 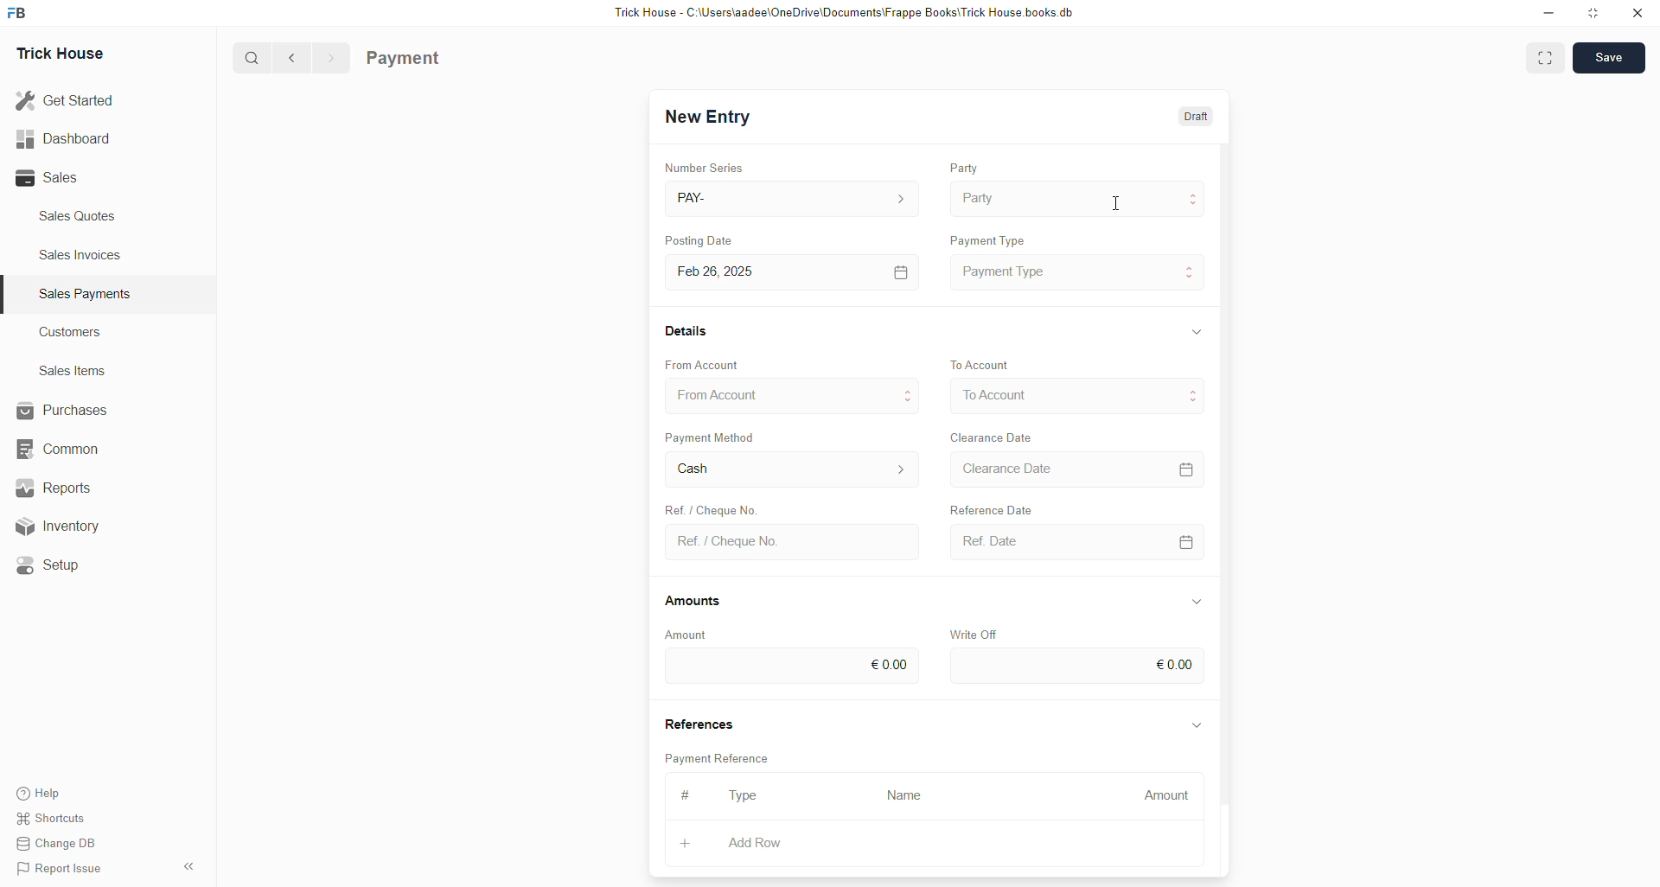 I want to click on Details, so click(x=688, y=330).